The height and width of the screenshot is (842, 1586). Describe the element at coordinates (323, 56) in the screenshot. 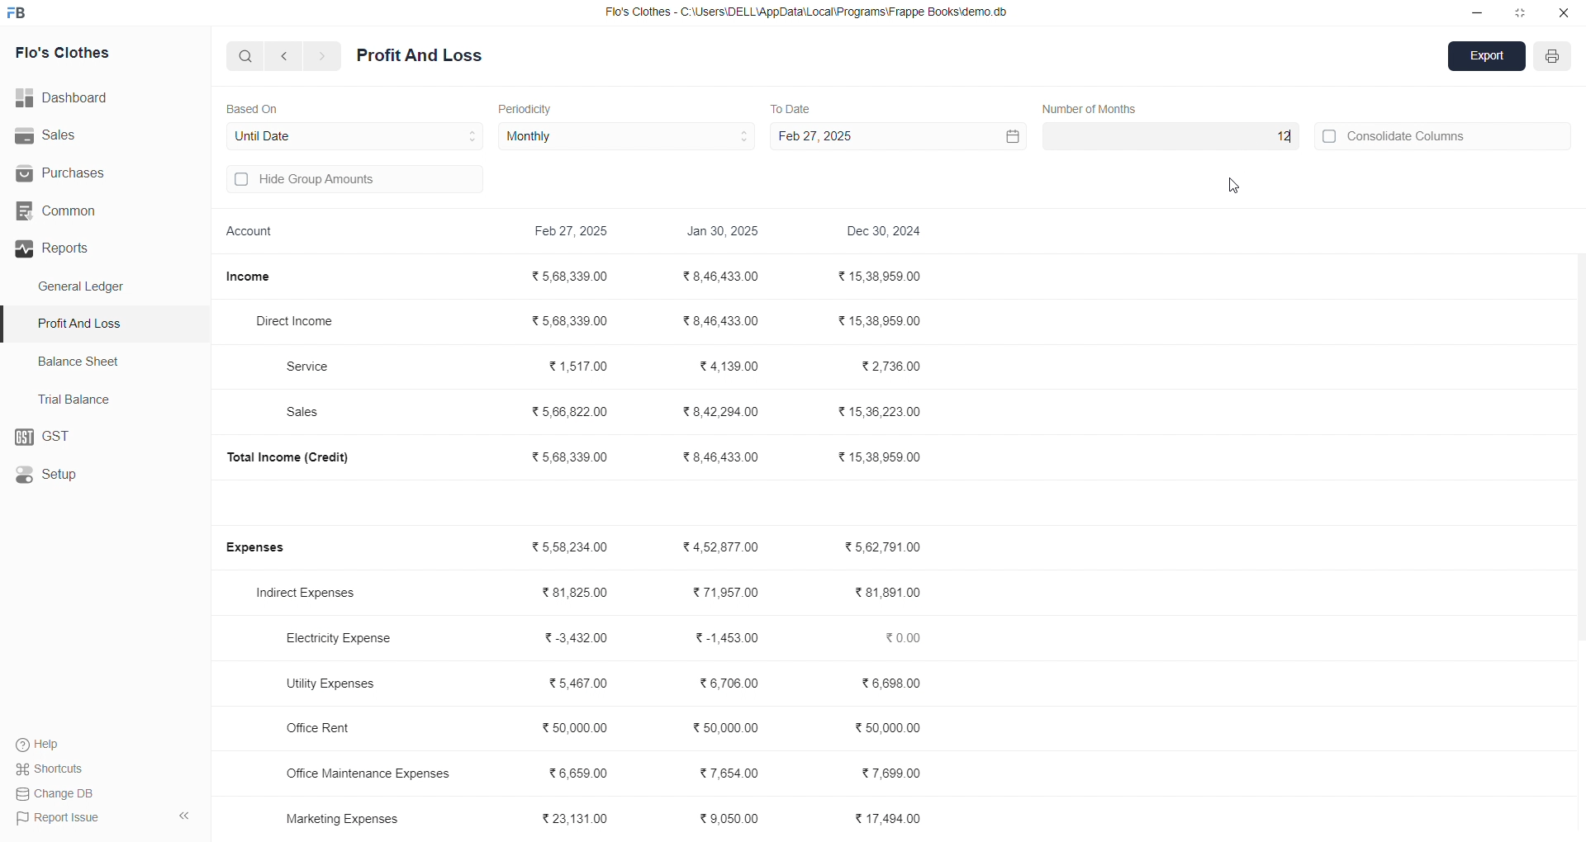

I see `navigate forward` at that location.